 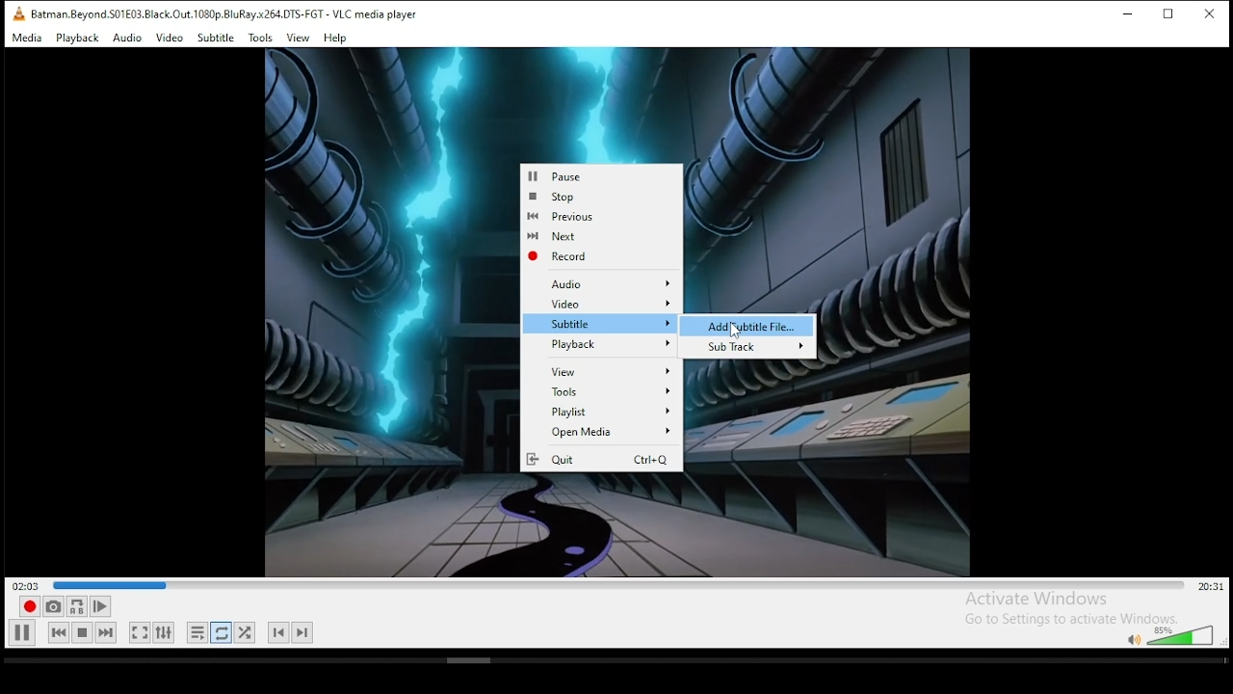 What do you see at coordinates (22, 633) in the screenshot?
I see `play/pause` at bounding box center [22, 633].